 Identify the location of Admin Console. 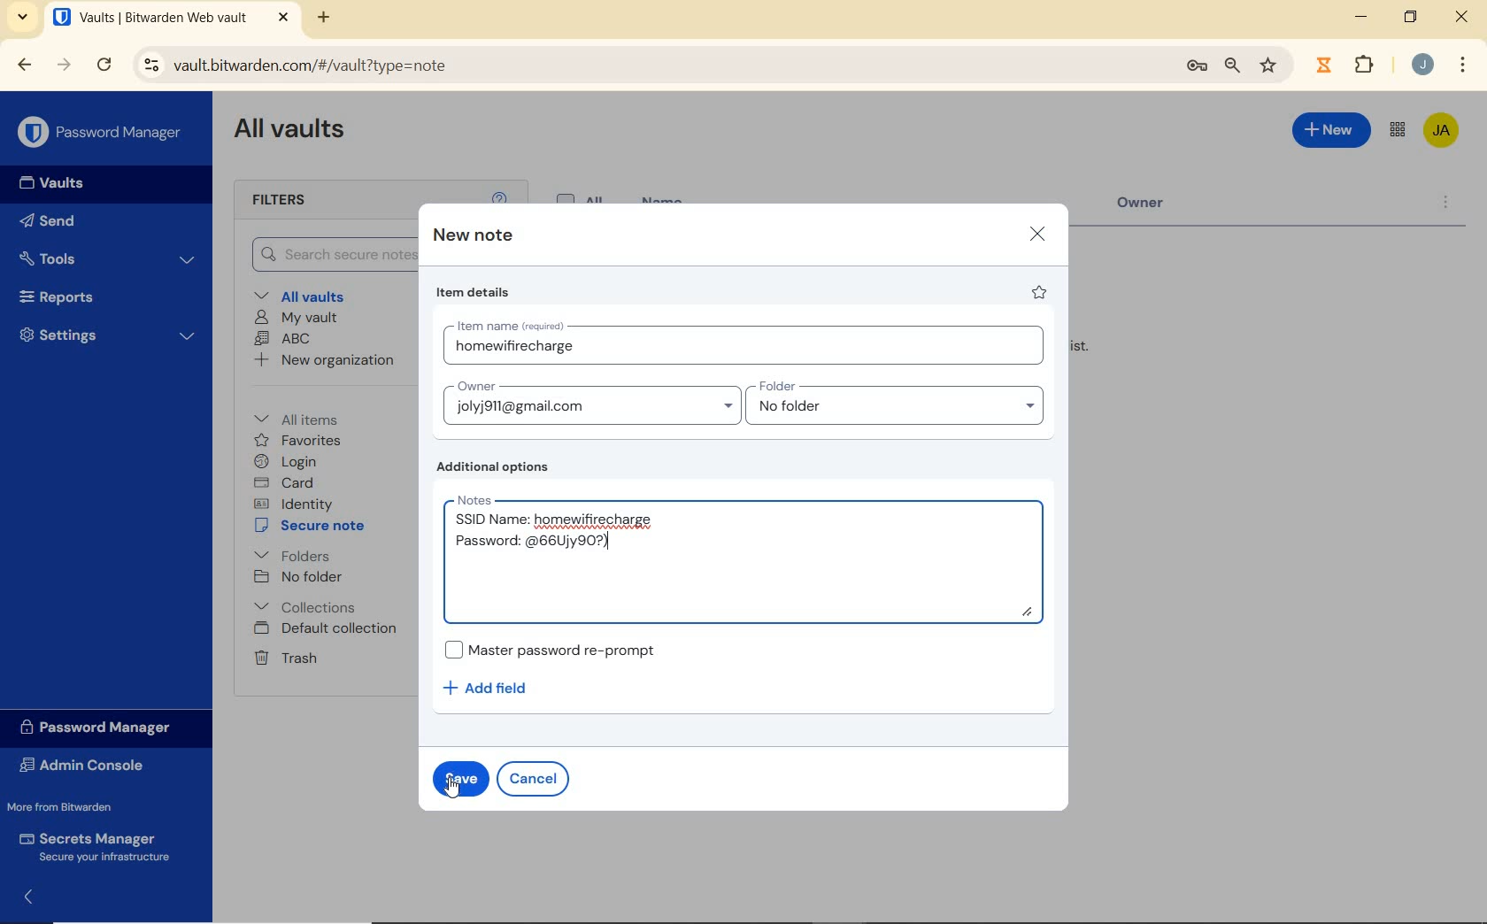
(91, 765).